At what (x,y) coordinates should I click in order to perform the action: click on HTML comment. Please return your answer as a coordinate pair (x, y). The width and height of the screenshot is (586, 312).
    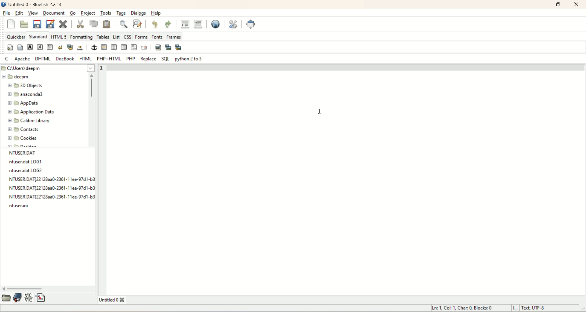
    Looking at the image, I should click on (133, 47).